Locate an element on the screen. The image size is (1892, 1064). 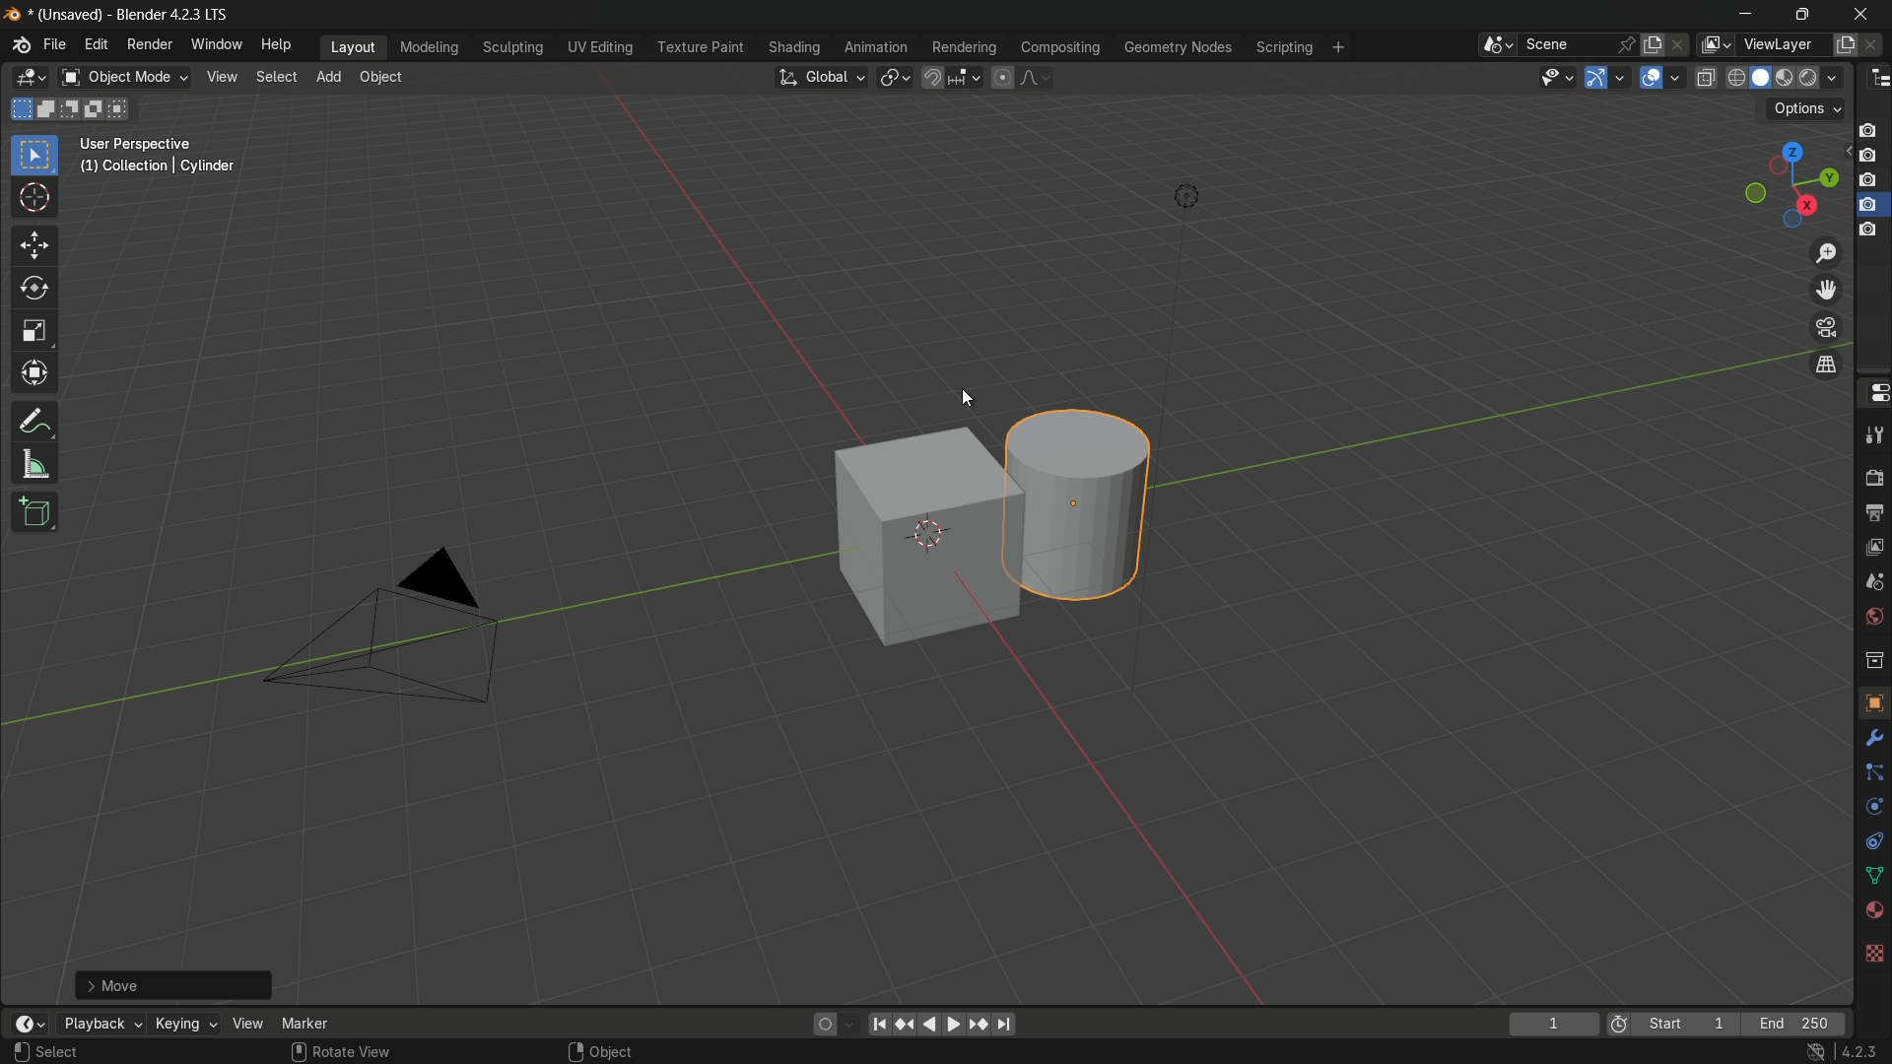
zoom in/out is located at coordinates (1826, 252).